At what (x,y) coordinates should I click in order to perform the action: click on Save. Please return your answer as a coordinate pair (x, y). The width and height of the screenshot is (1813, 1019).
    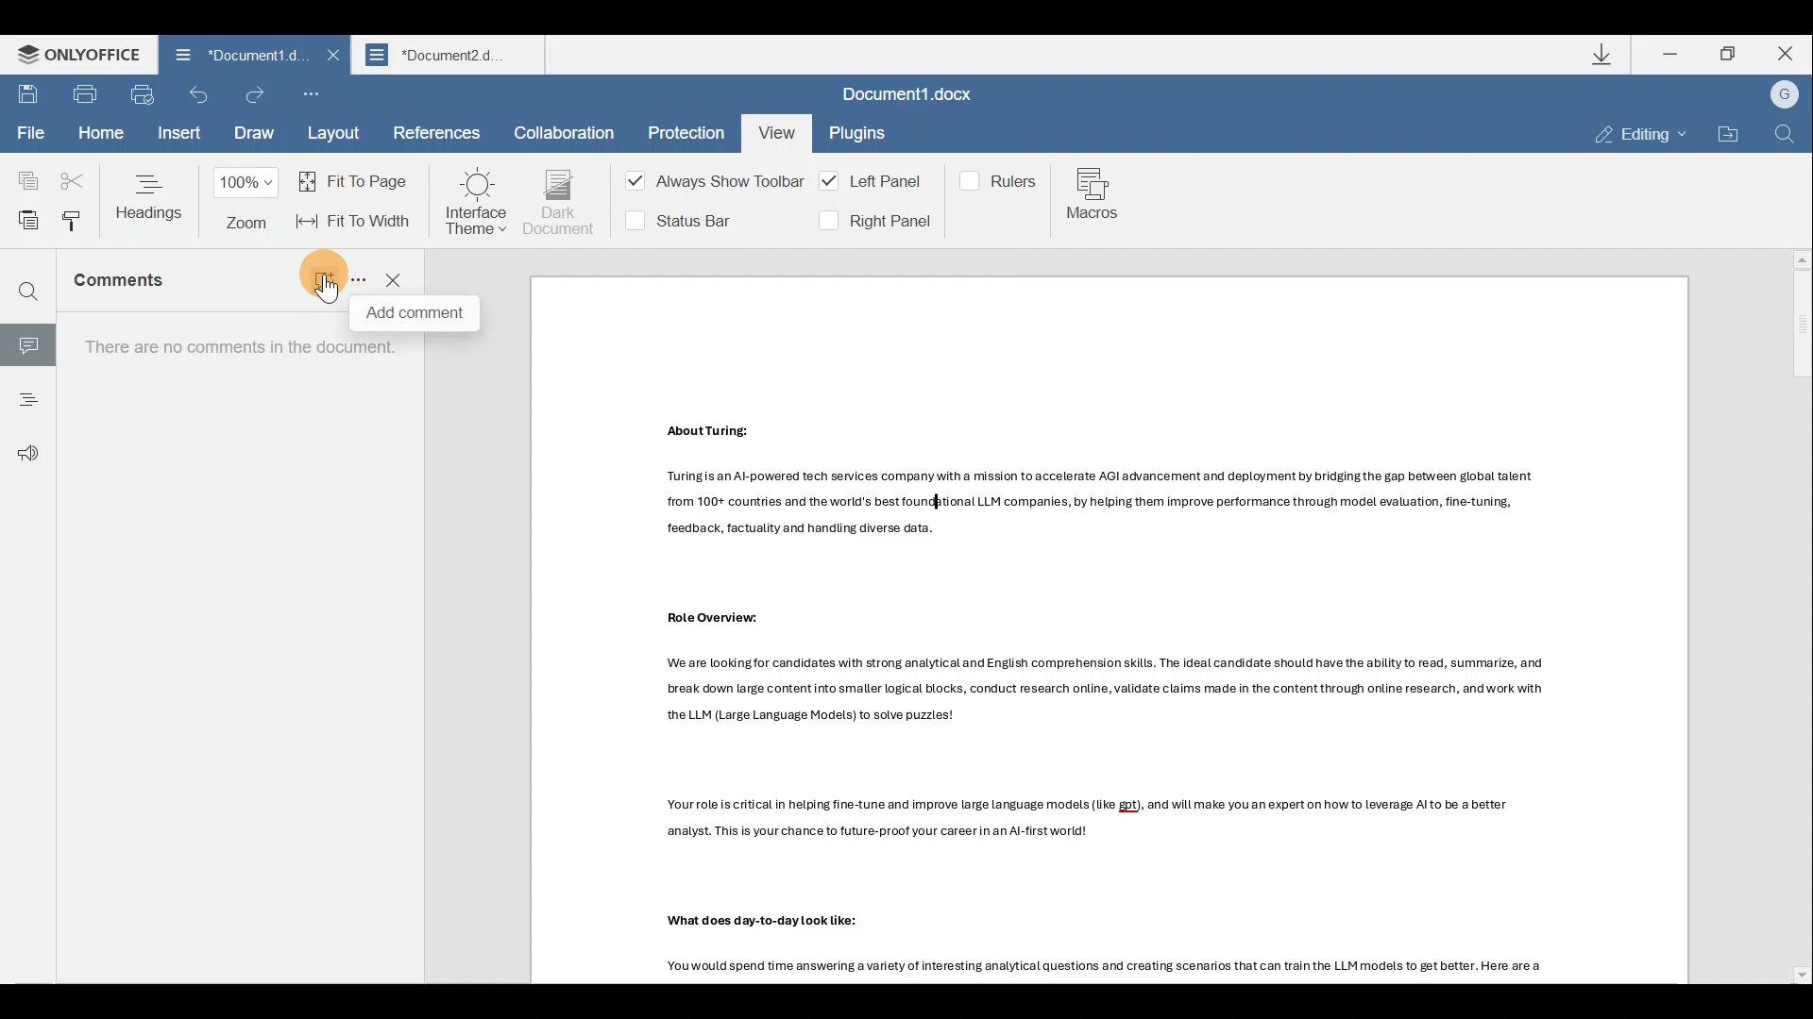
    Looking at the image, I should click on (28, 96).